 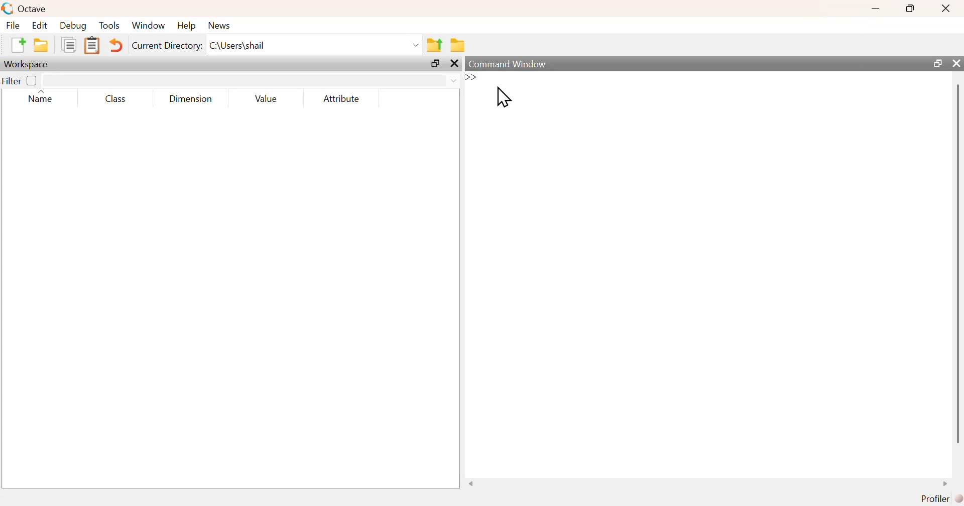 I want to click on scroll bar, so click(x=957, y=263).